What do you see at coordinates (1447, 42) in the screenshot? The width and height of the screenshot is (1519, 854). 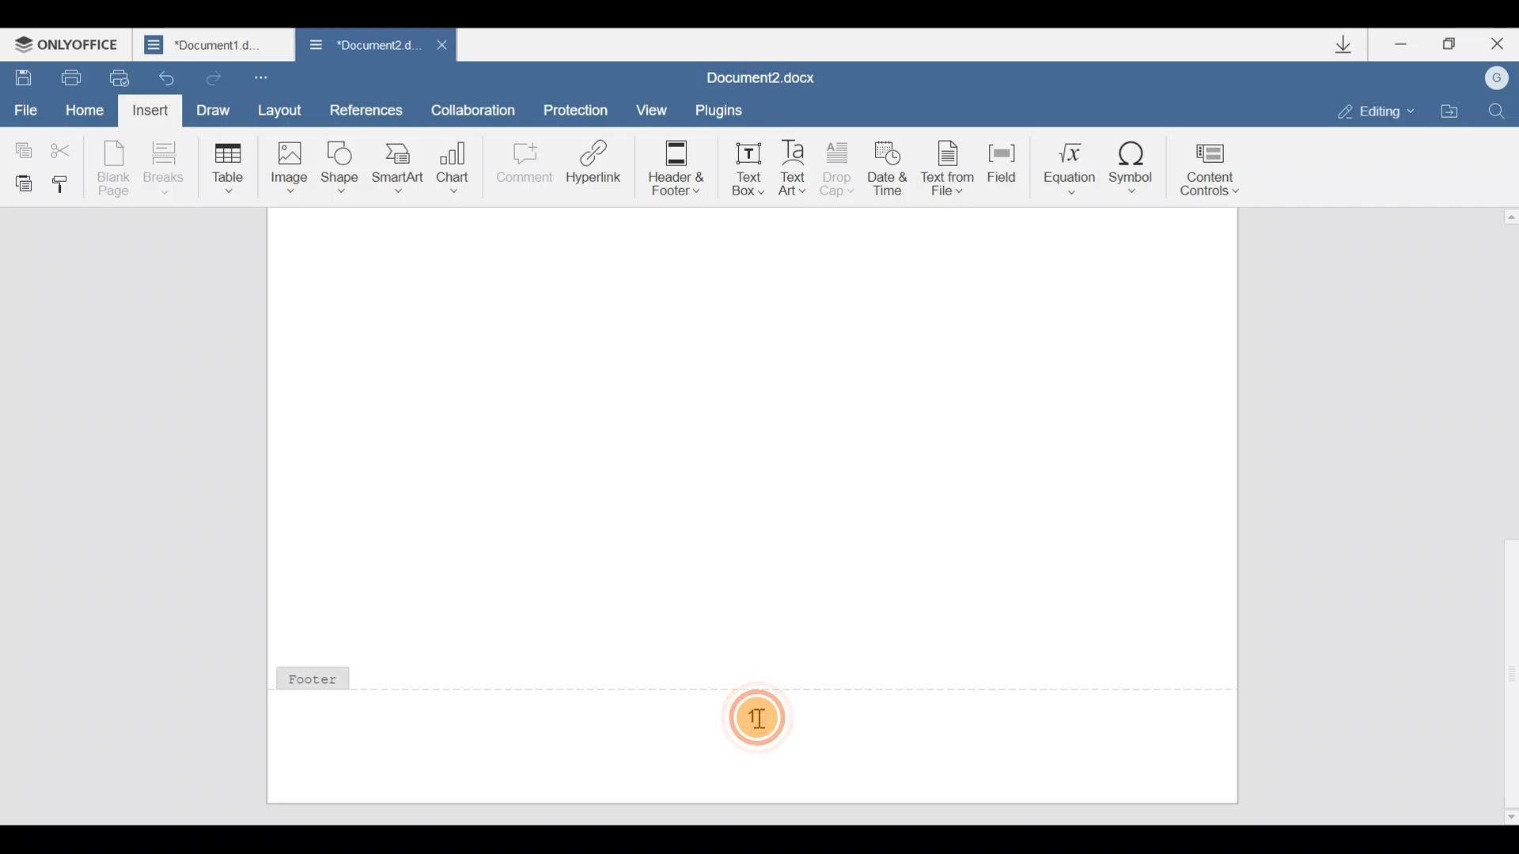 I see `Maximize` at bounding box center [1447, 42].